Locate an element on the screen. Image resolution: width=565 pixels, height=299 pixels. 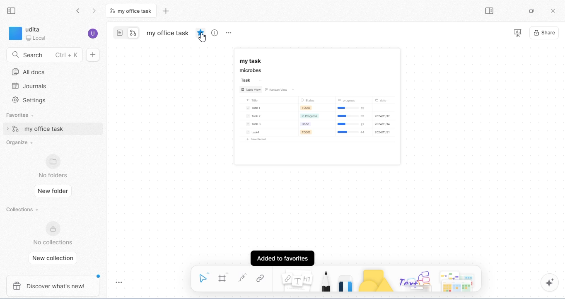
maximize is located at coordinates (532, 11).